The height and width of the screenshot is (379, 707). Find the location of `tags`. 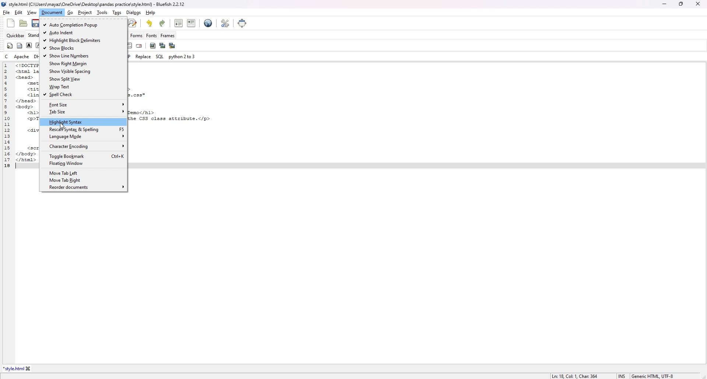

tags is located at coordinates (117, 13).